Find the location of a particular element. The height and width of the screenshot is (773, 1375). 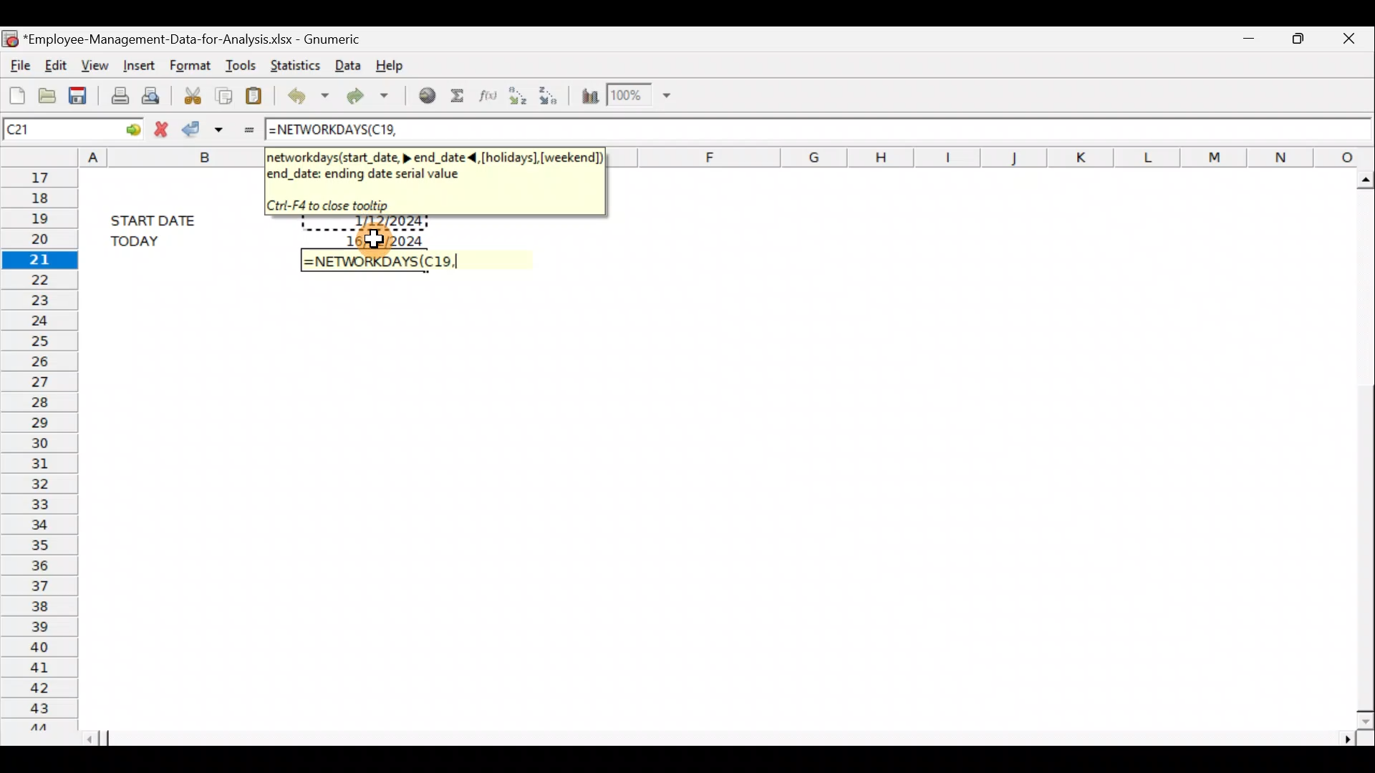

Cell name C21 is located at coordinates (46, 128).